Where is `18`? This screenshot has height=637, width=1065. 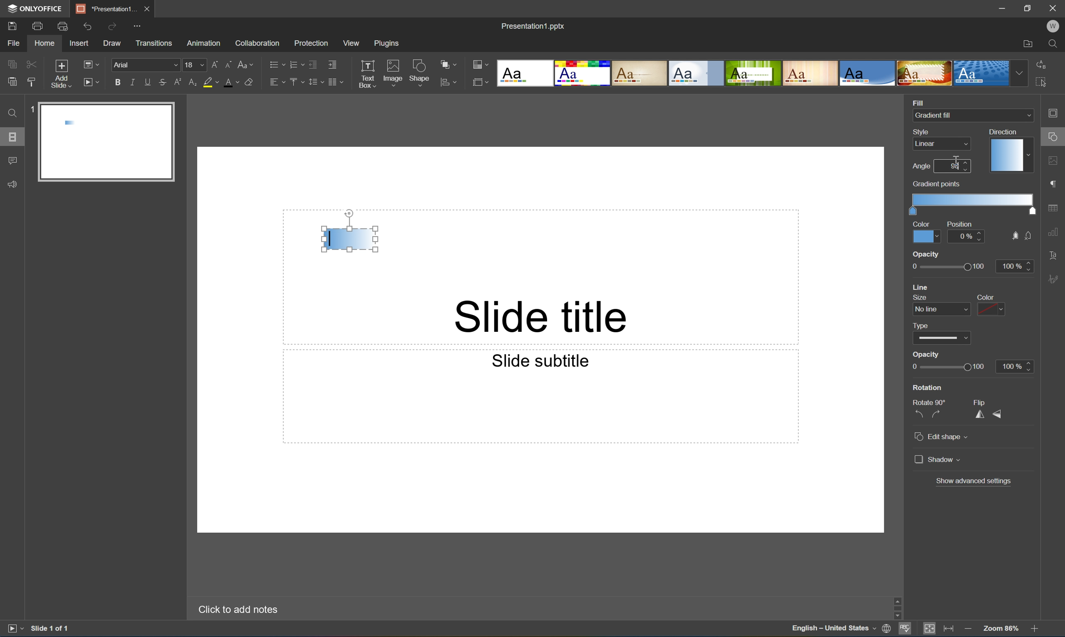
18 is located at coordinates (195, 65).